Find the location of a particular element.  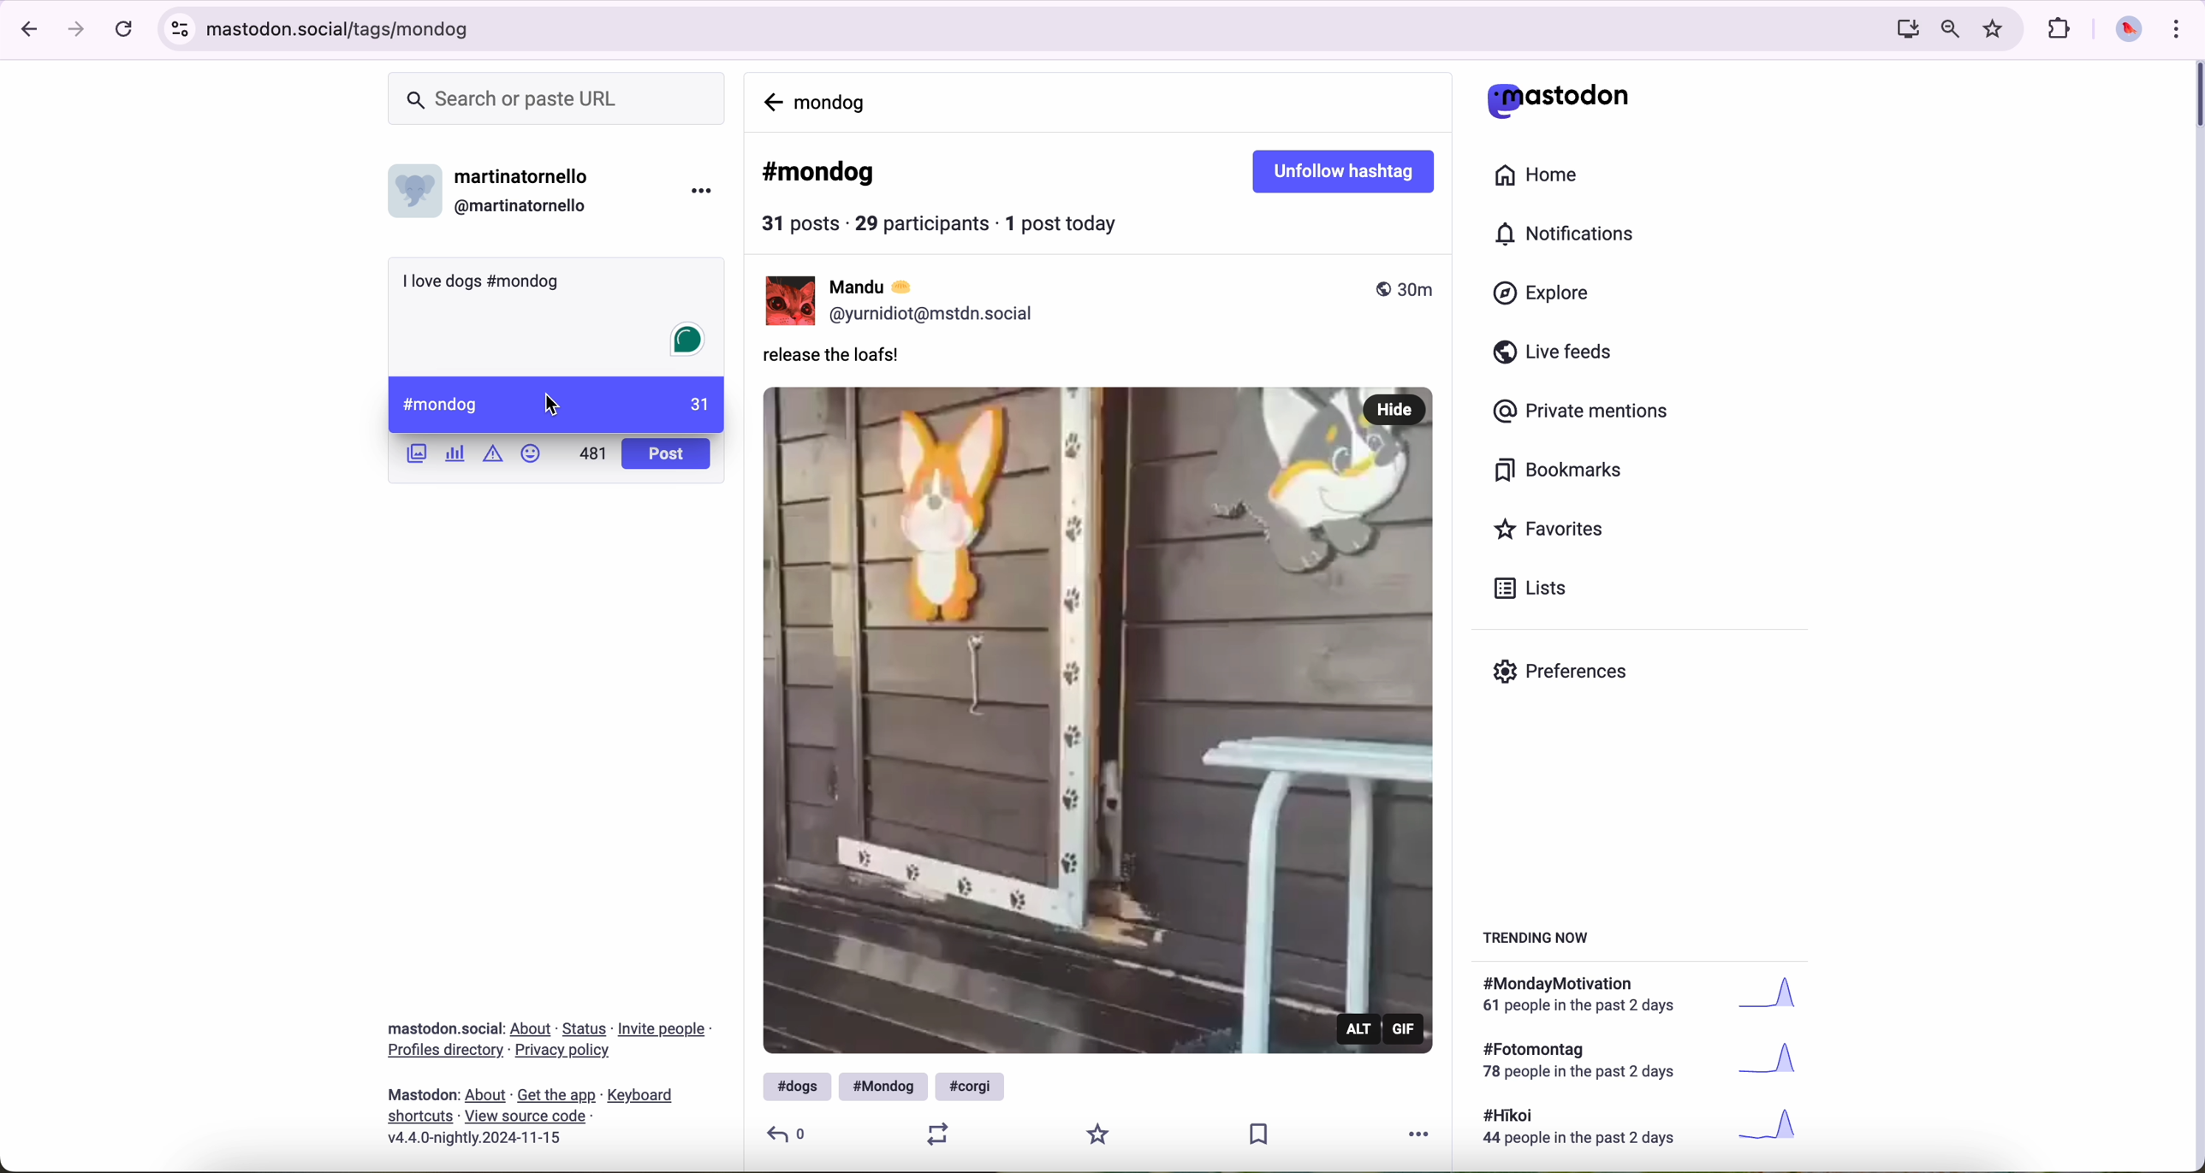

#mondog is located at coordinates (820, 174).